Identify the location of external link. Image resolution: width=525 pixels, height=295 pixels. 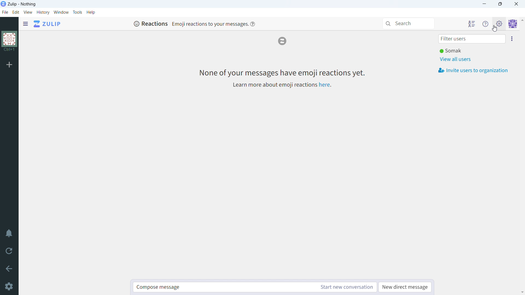
(325, 85).